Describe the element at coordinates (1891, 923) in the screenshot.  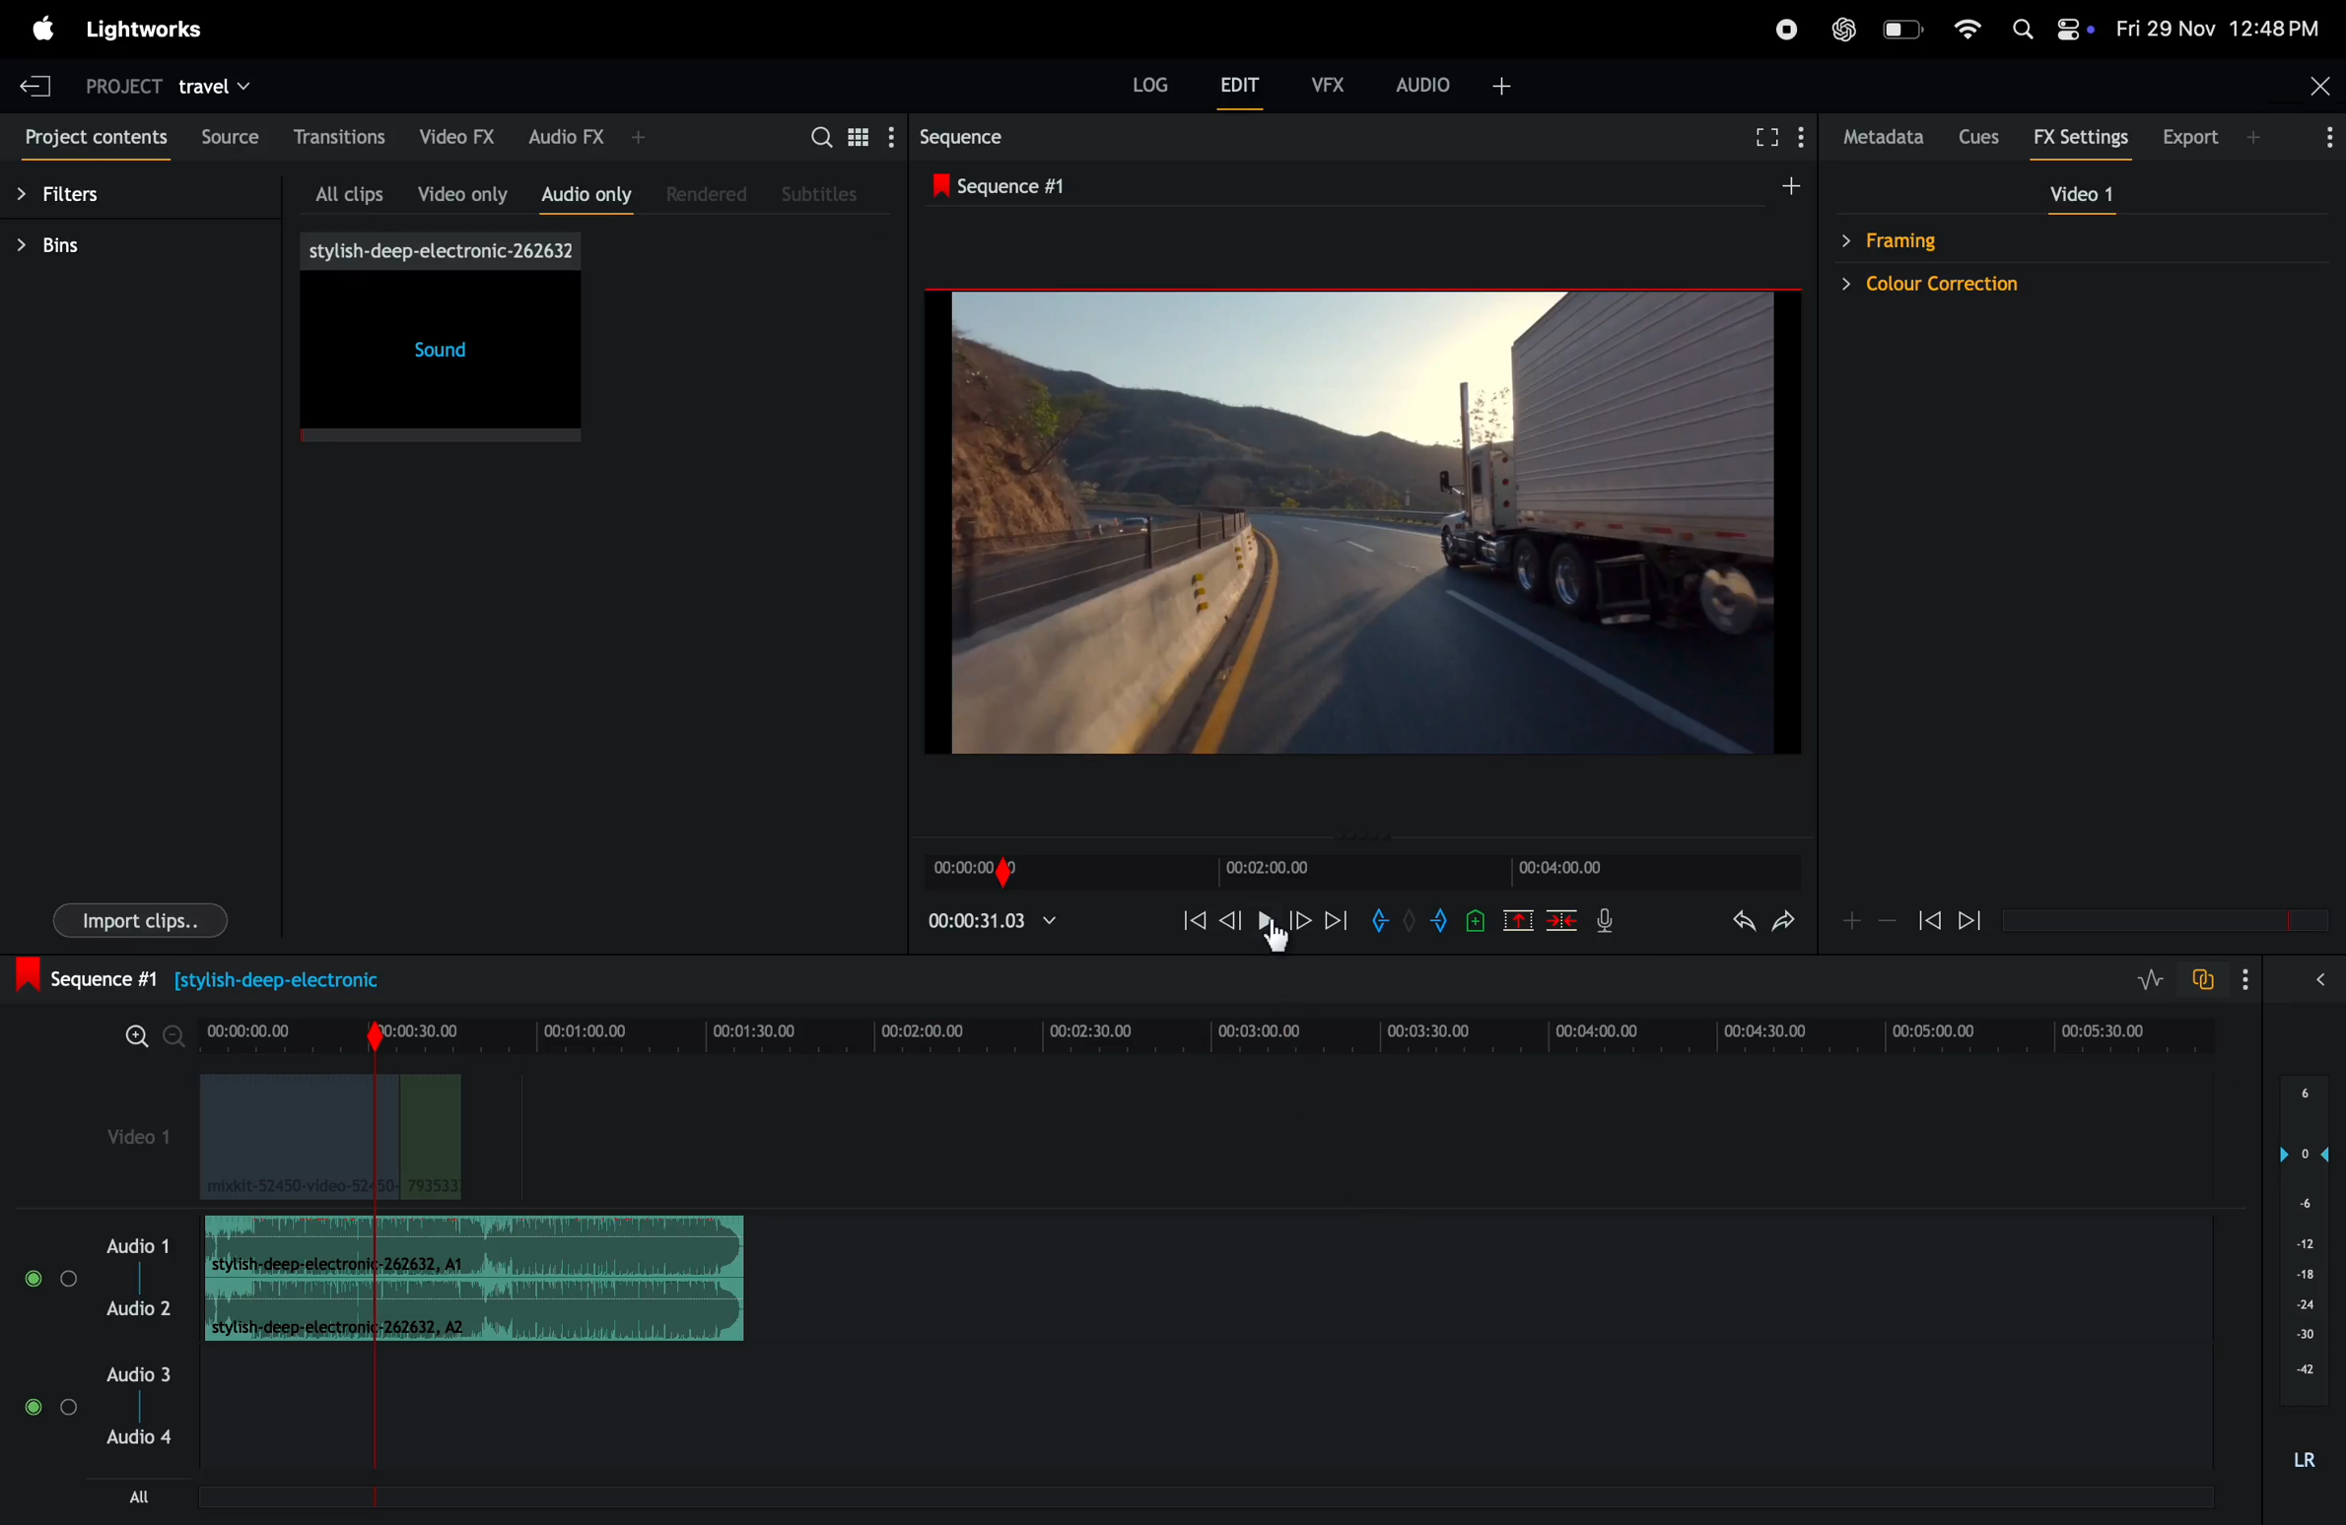
I see `zoom out` at that location.